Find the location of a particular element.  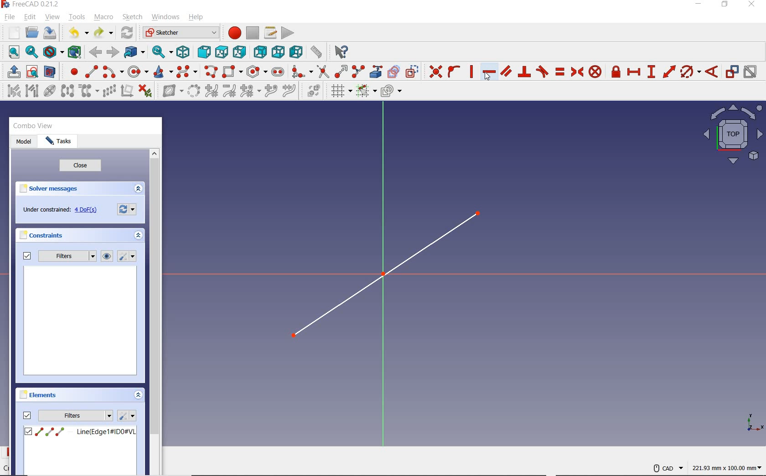

ELEMENTS is located at coordinates (38, 394).